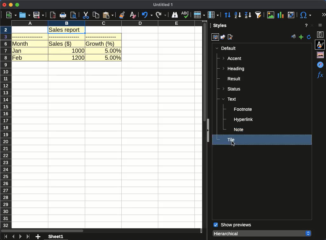  Describe the element at coordinates (223, 38) in the screenshot. I see `drawing styles` at that location.